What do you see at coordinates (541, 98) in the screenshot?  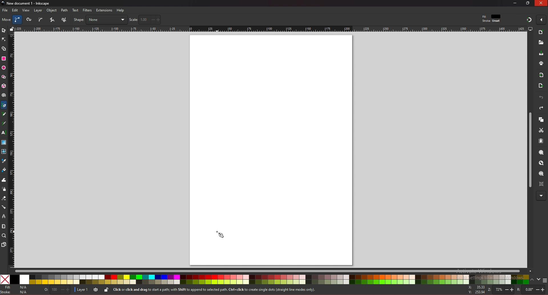 I see `undo` at bounding box center [541, 98].